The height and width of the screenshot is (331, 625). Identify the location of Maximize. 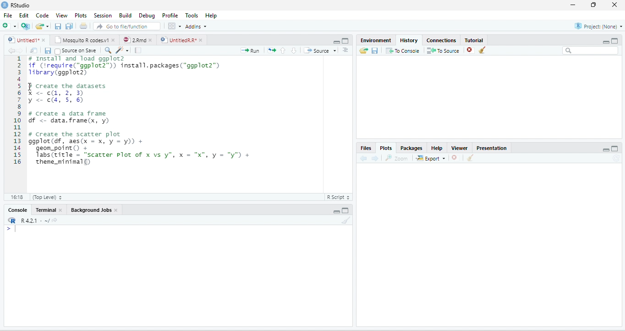
(346, 41).